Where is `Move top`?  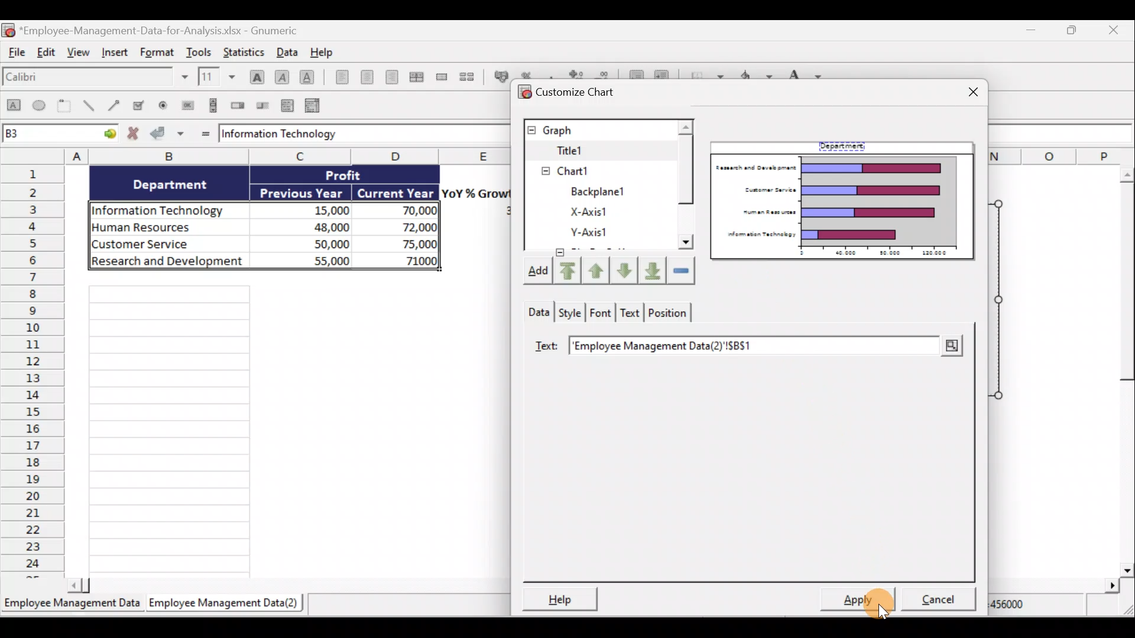 Move top is located at coordinates (566, 270).